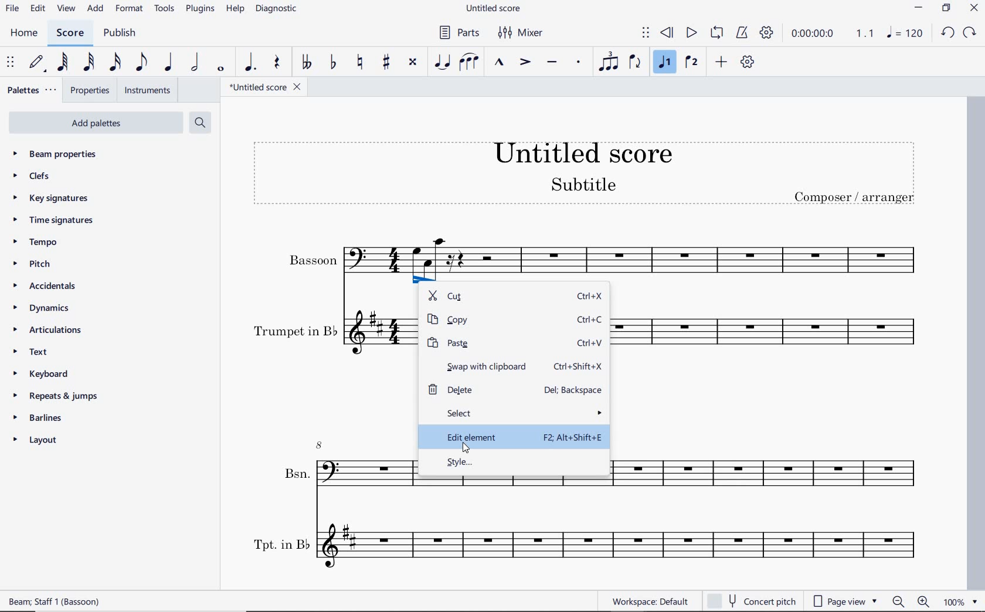 The width and height of the screenshot is (985, 612). I want to click on beam properties, so click(62, 154).